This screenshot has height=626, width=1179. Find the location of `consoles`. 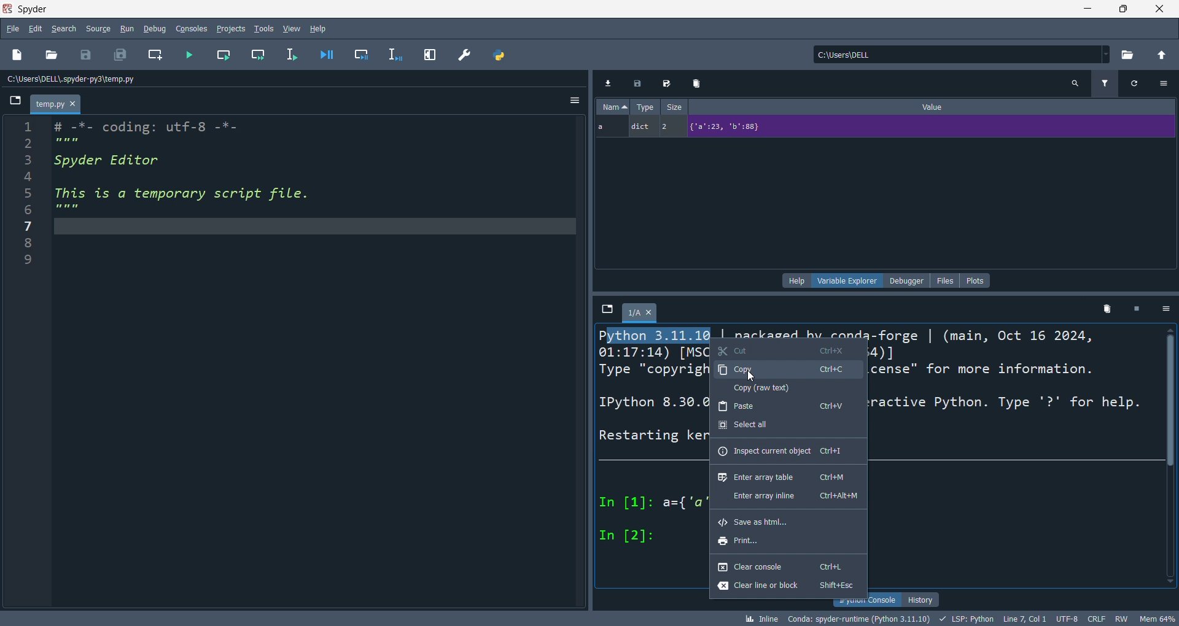

consoles is located at coordinates (195, 28).